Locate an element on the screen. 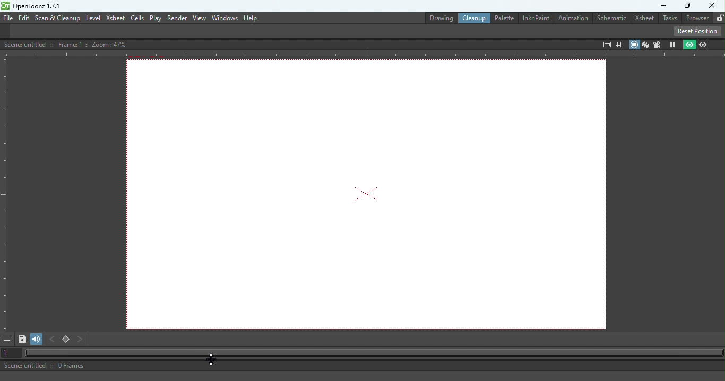  Level is located at coordinates (93, 18).